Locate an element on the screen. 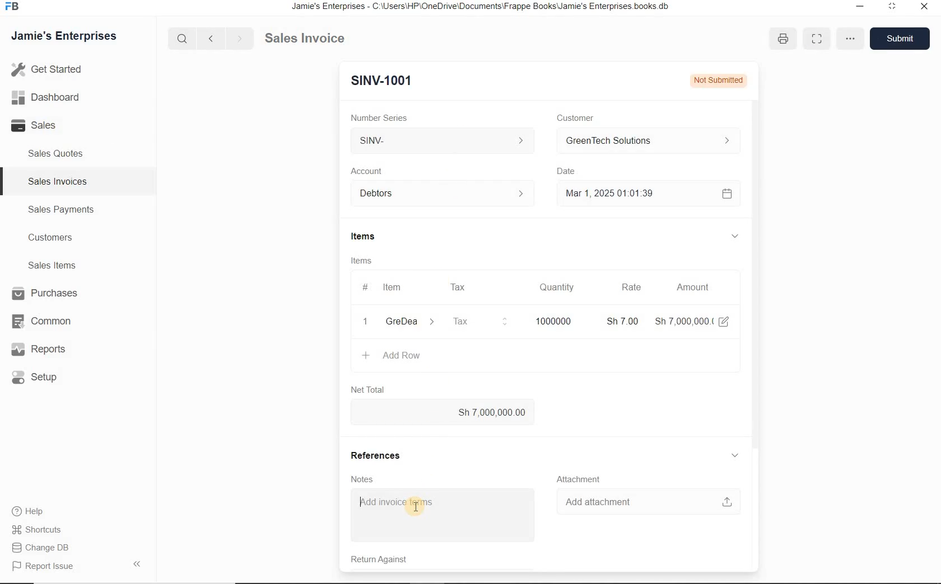  Net Total is located at coordinates (366, 389).